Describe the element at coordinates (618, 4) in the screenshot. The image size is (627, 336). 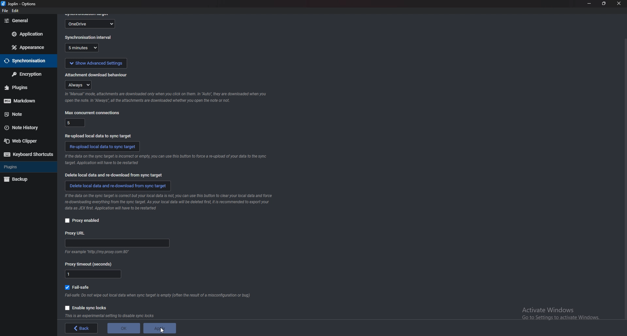
I see `close` at that location.